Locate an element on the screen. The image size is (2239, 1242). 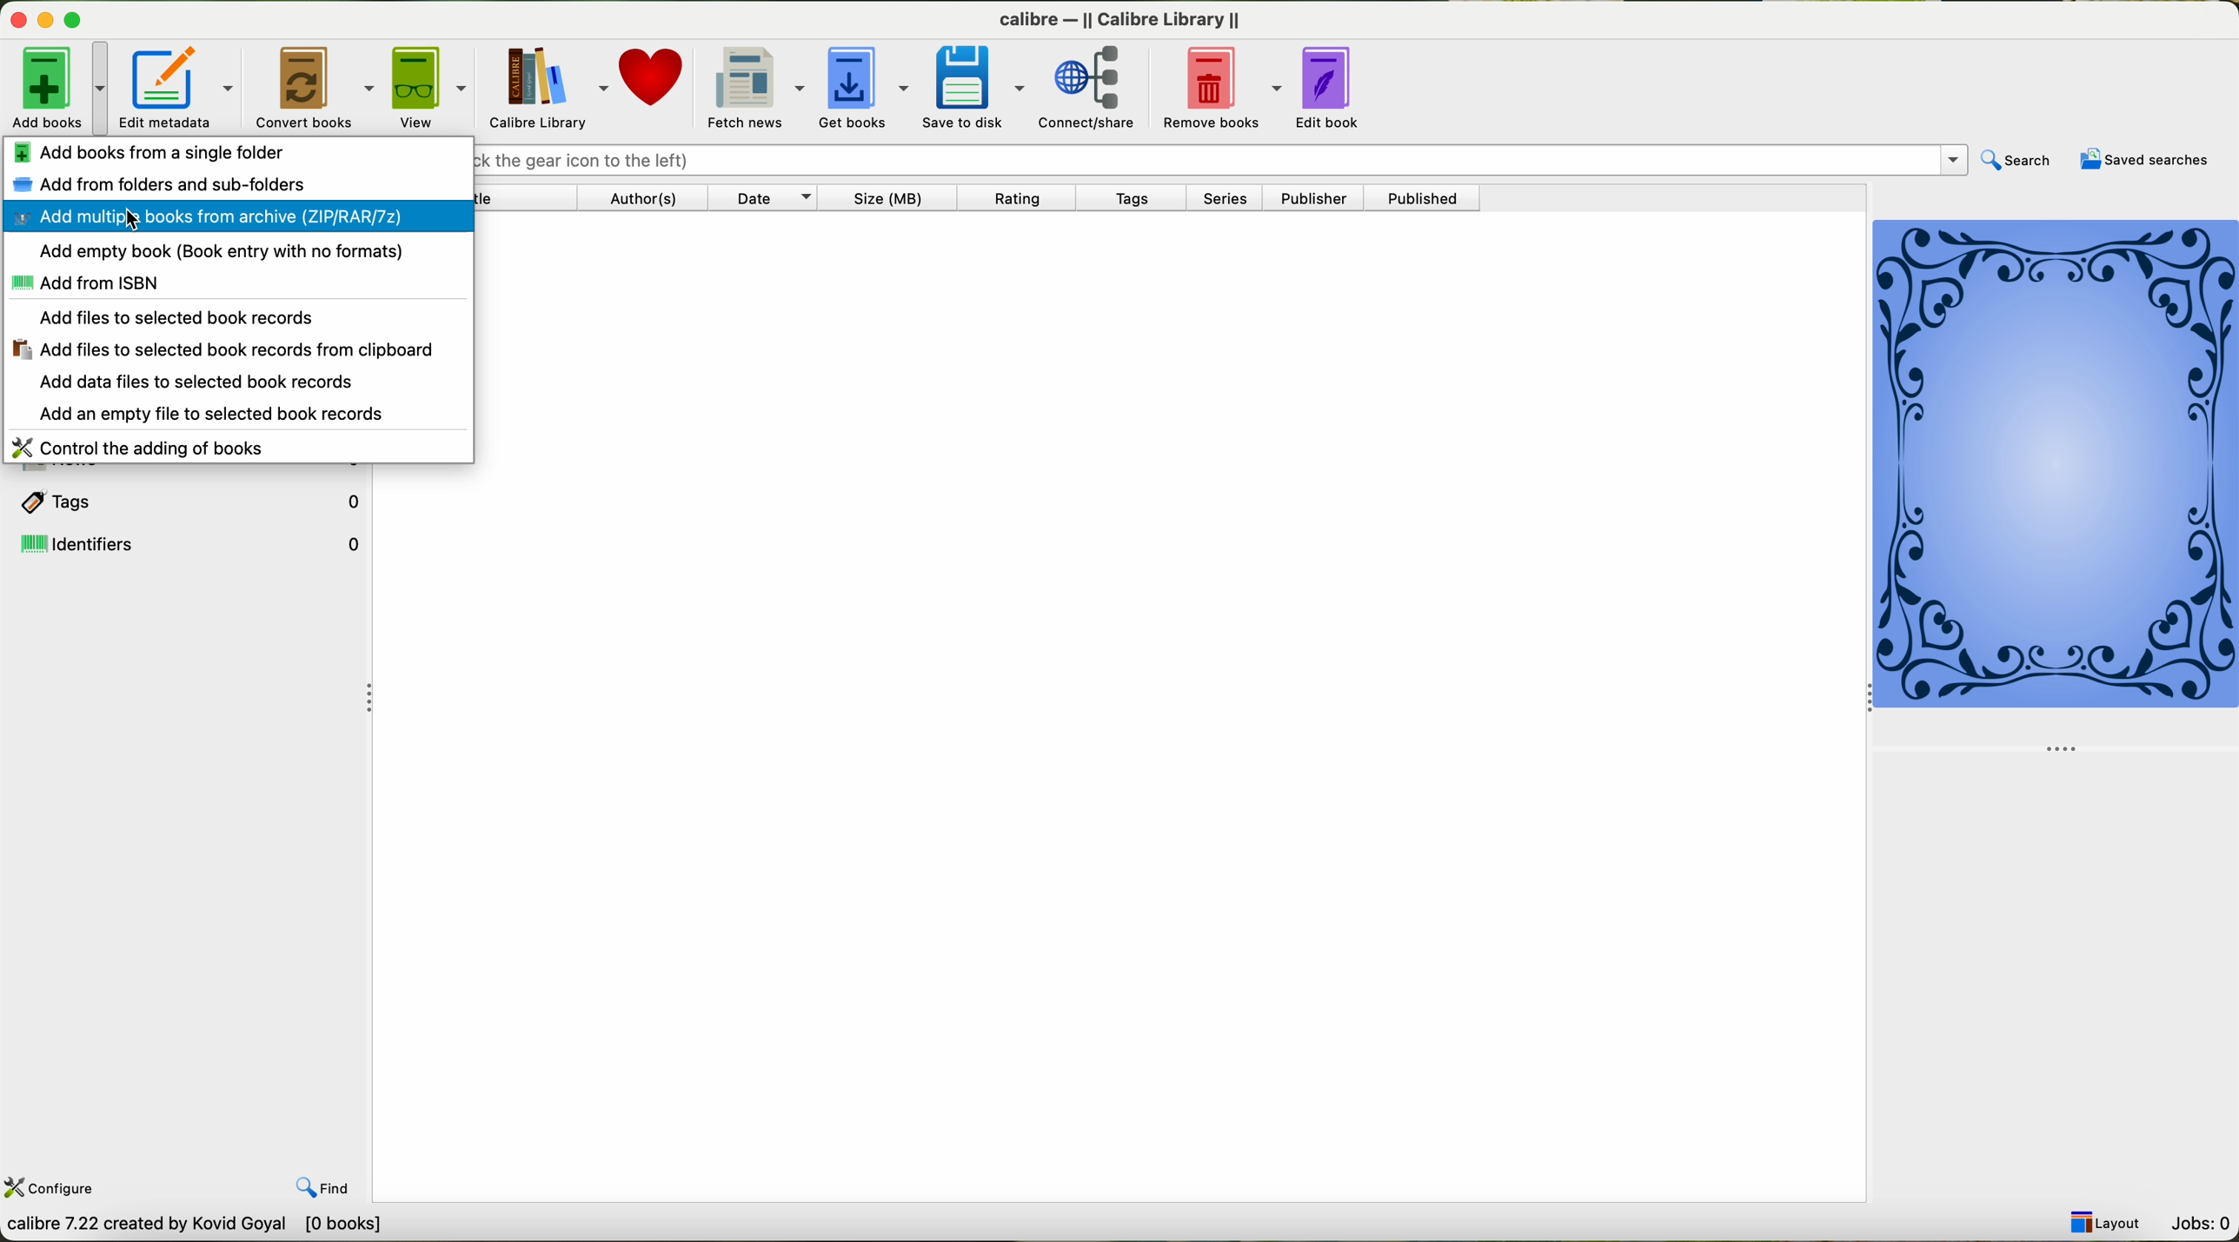
fetch news is located at coordinates (754, 88).